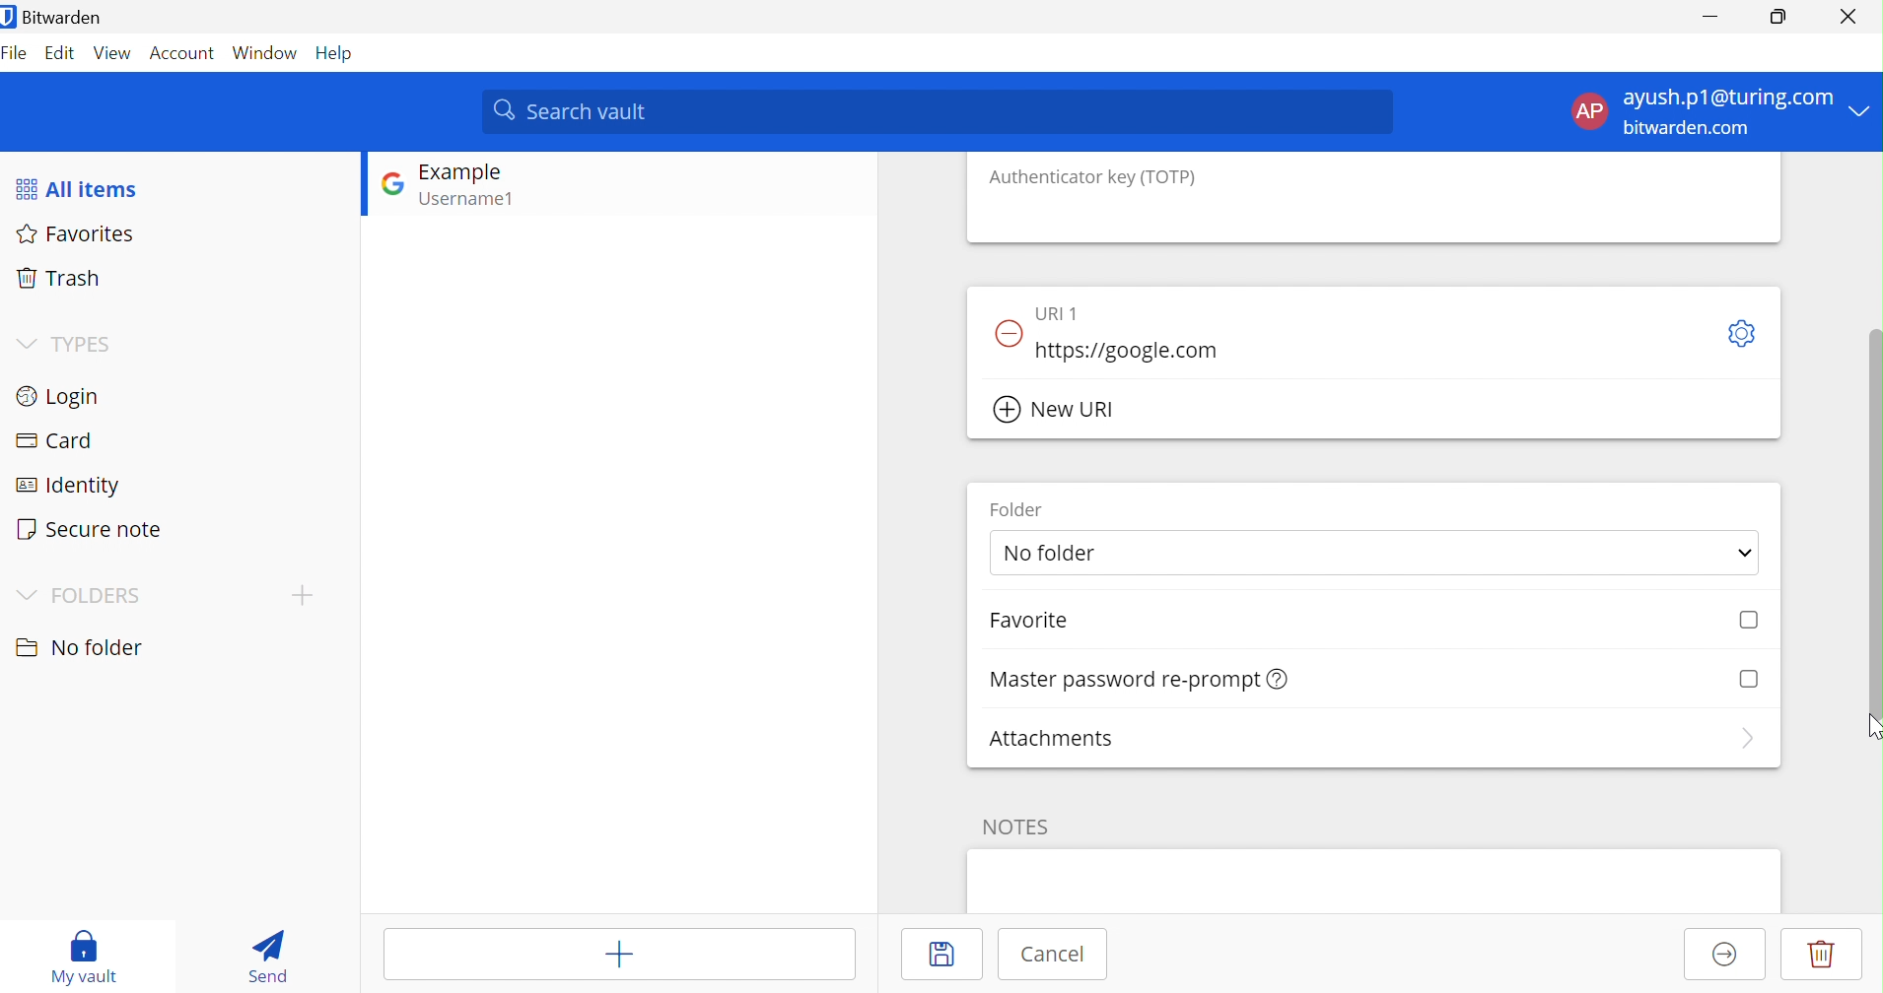  I want to click on Save, so click(944, 954).